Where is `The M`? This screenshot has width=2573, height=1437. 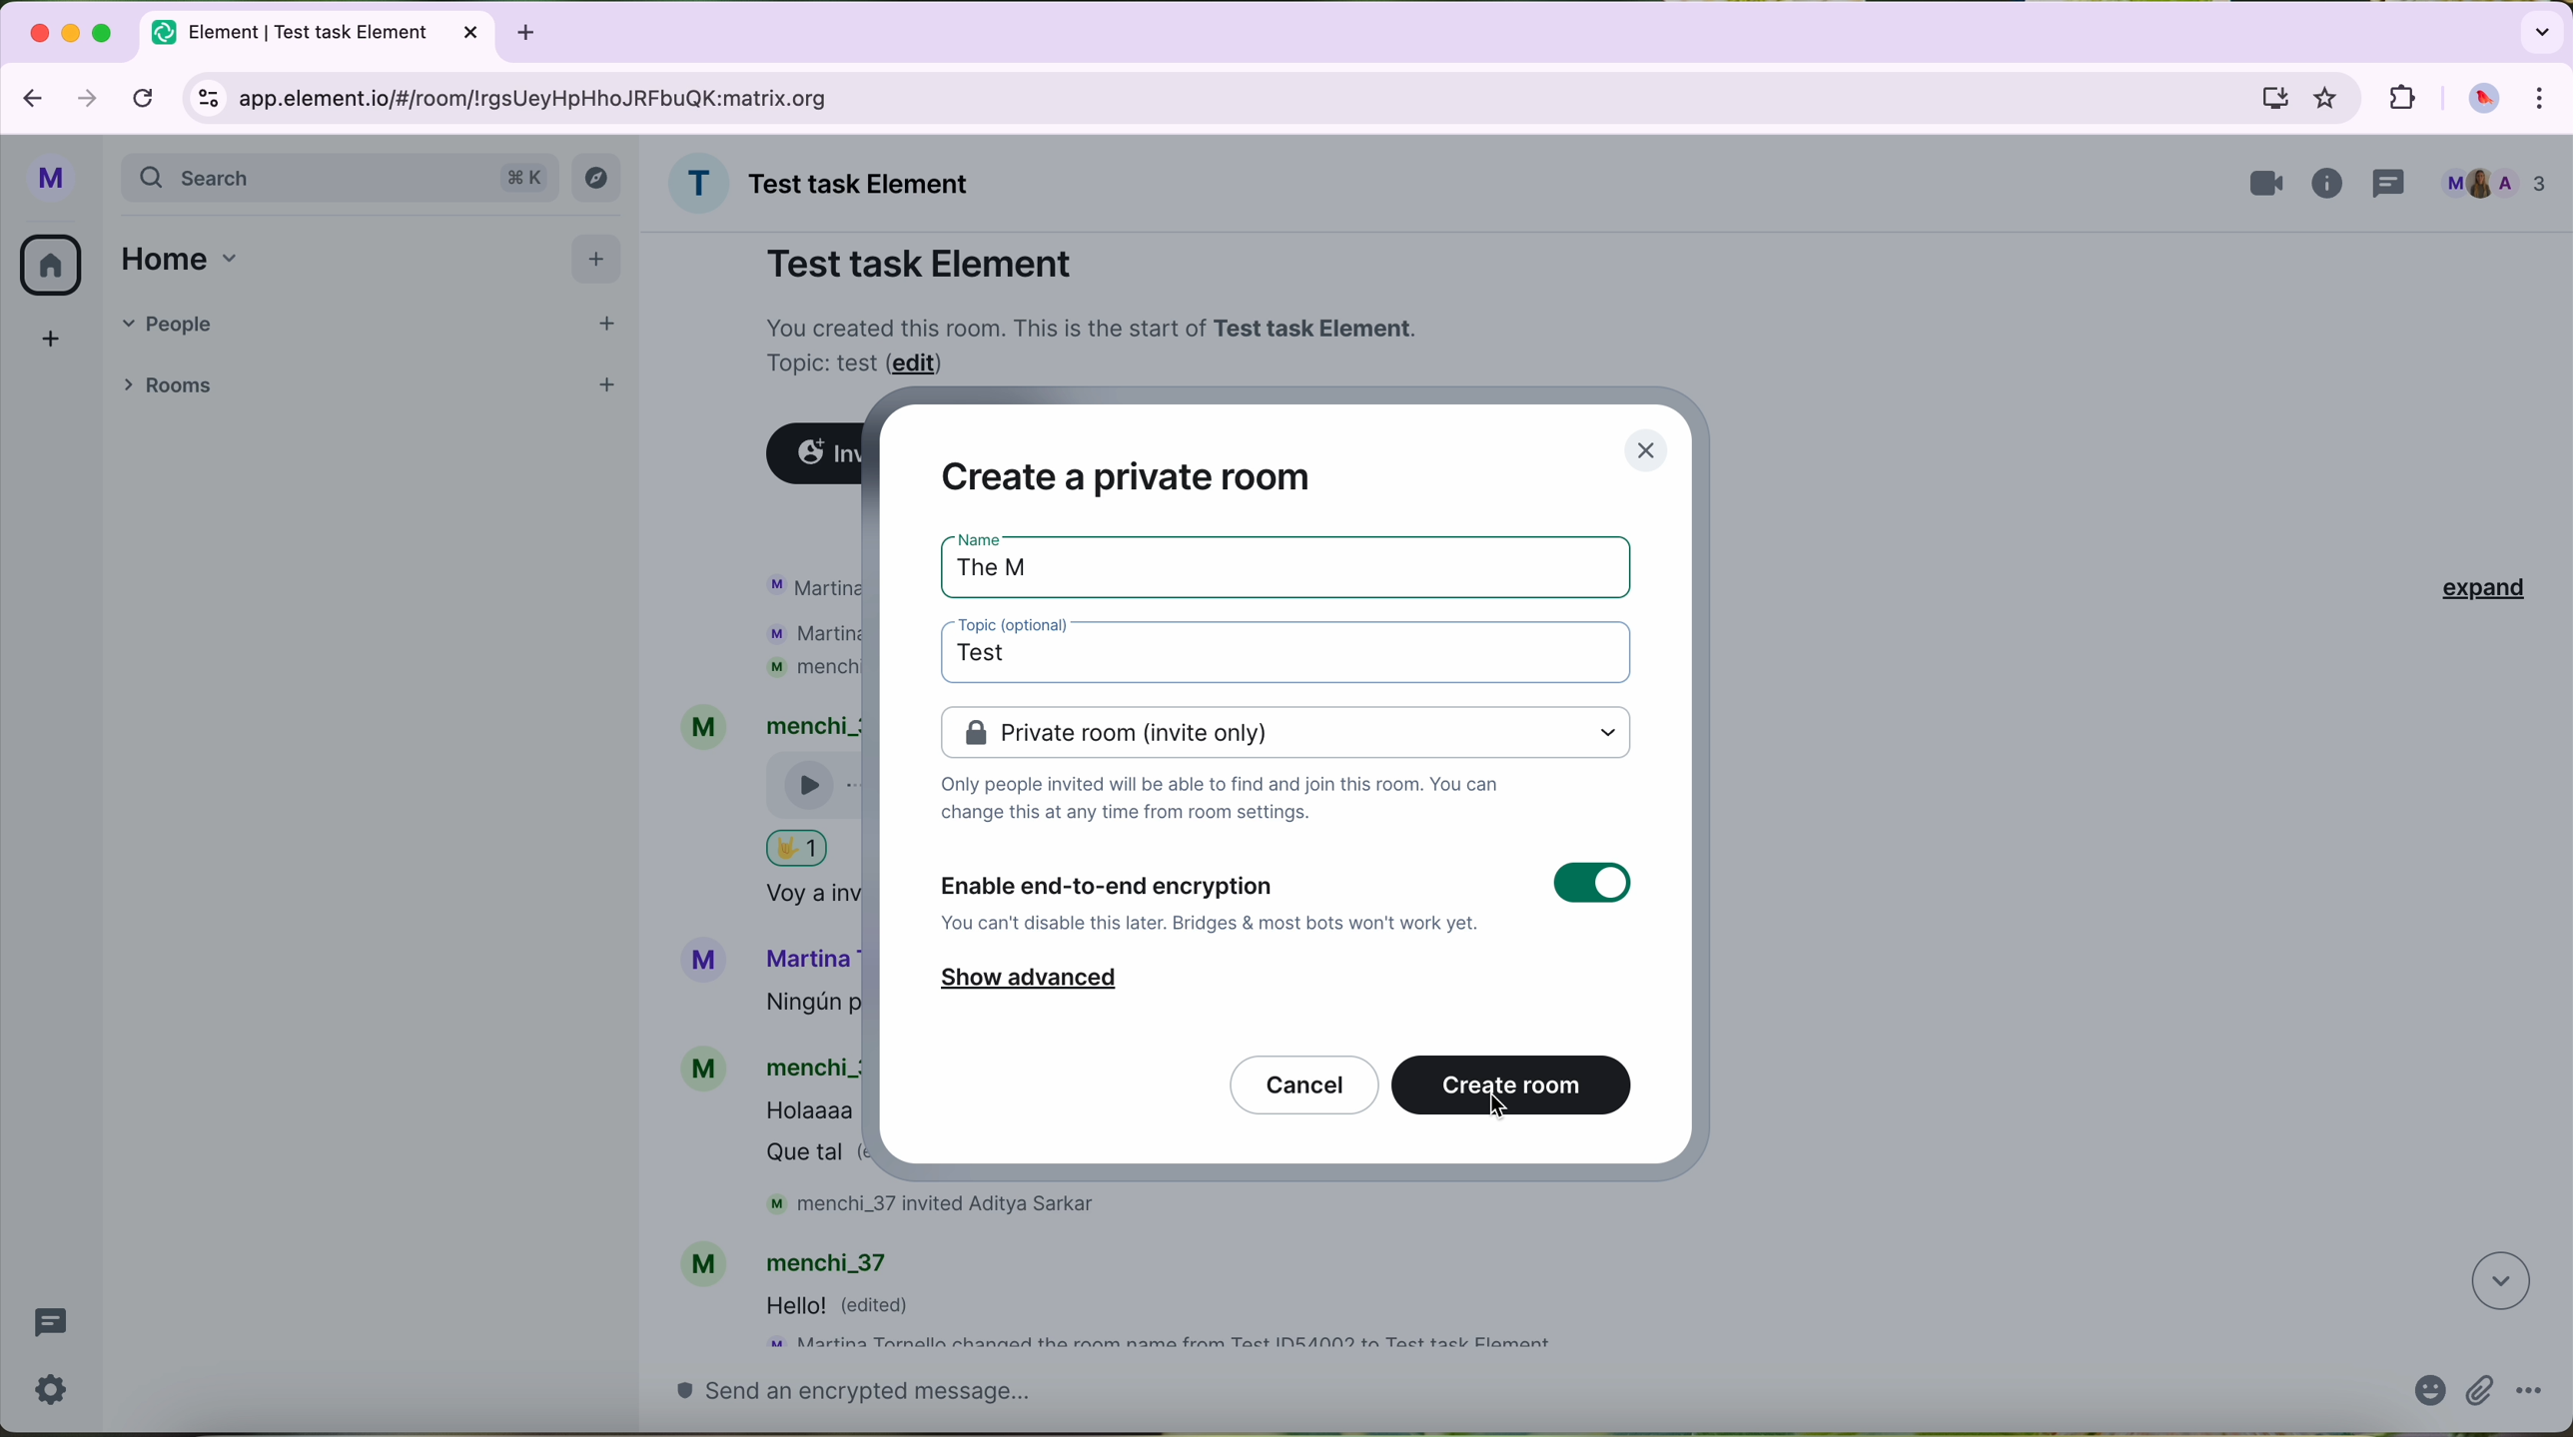
The M is located at coordinates (1012, 561).